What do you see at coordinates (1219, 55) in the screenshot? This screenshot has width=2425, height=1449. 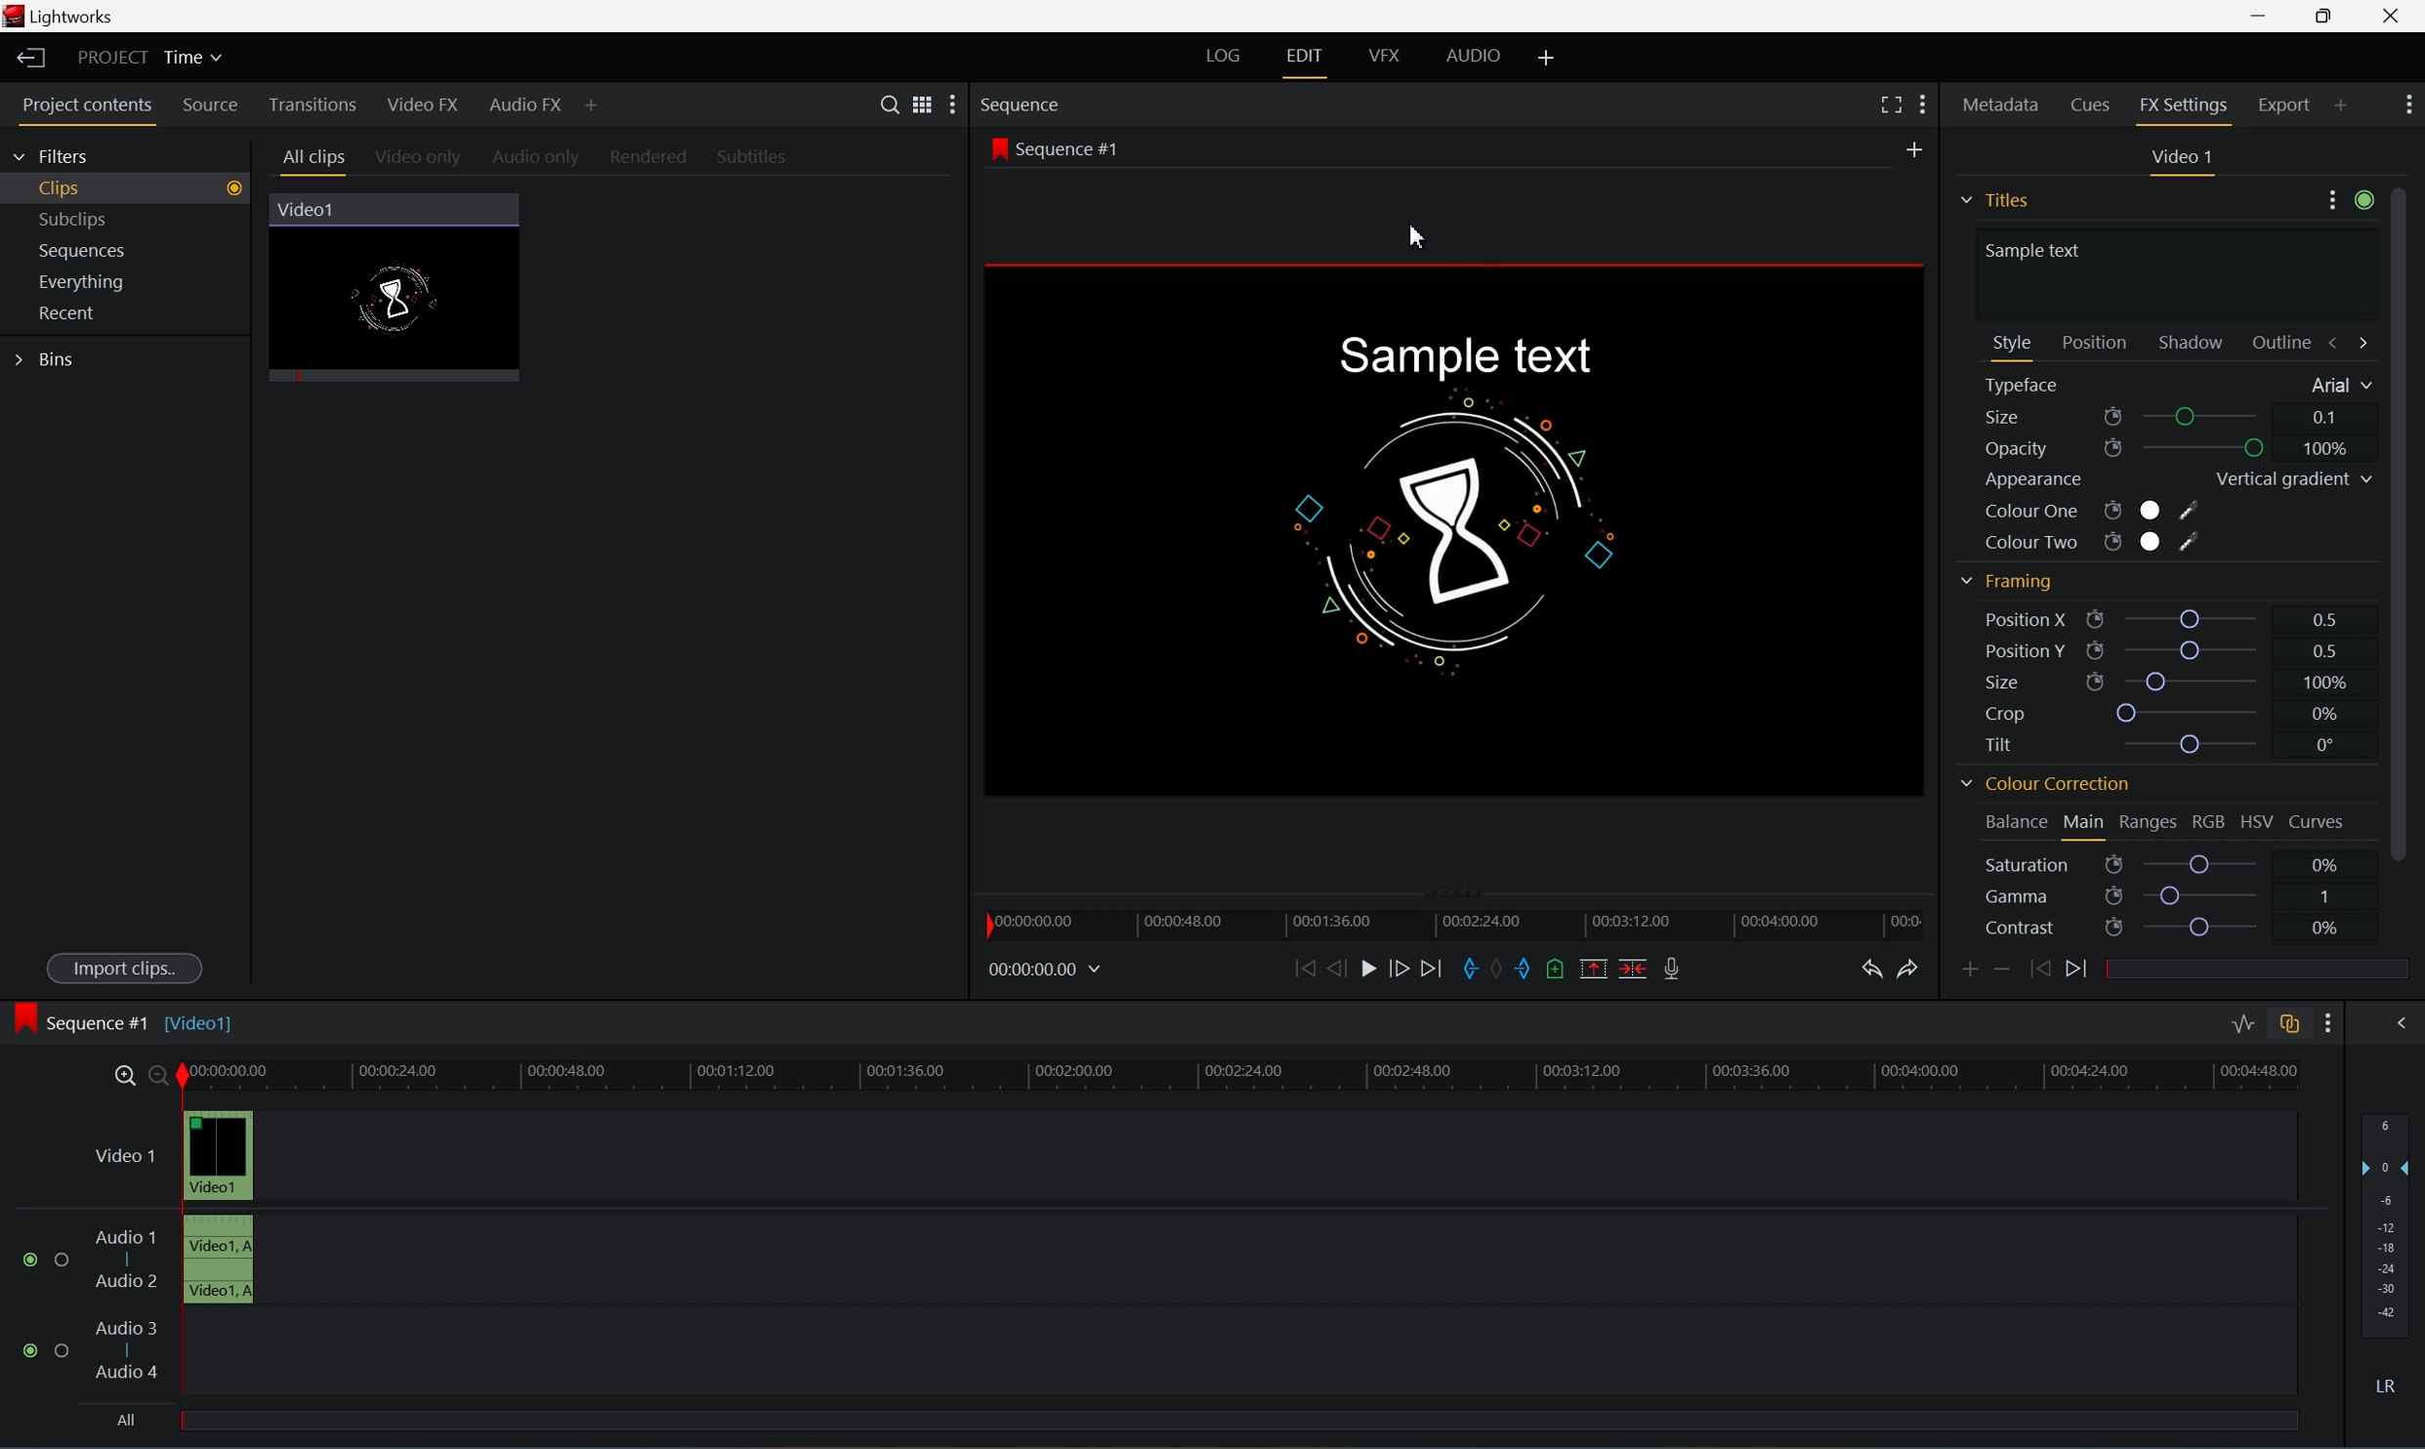 I see `log` at bounding box center [1219, 55].